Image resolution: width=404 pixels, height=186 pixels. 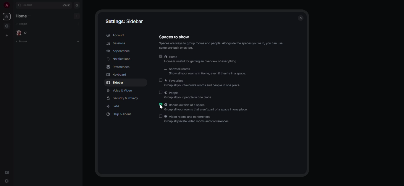 What do you see at coordinates (115, 83) in the screenshot?
I see `sidebar` at bounding box center [115, 83].